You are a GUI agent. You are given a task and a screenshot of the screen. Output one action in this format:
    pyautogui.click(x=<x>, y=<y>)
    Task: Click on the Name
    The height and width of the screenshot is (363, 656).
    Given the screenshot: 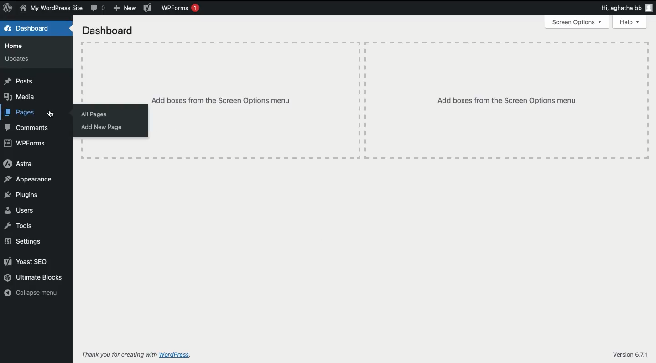 What is the action you would take?
    pyautogui.click(x=50, y=8)
    